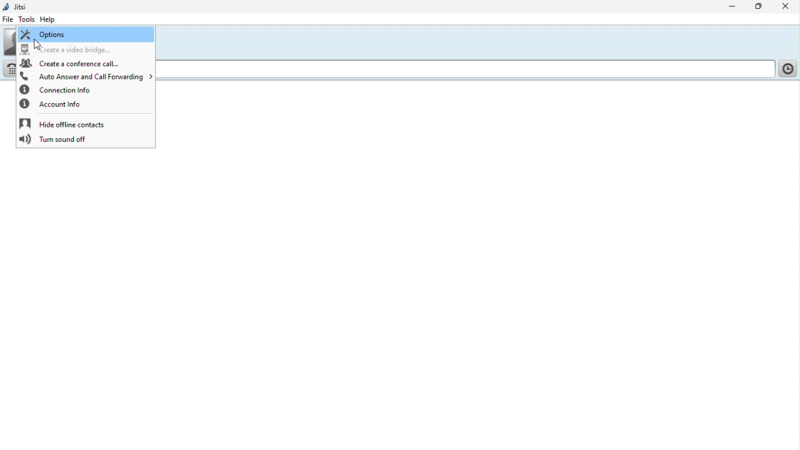 The image size is (800, 450). Describe the element at coordinates (82, 49) in the screenshot. I see `Create a video Bridge` at that location.